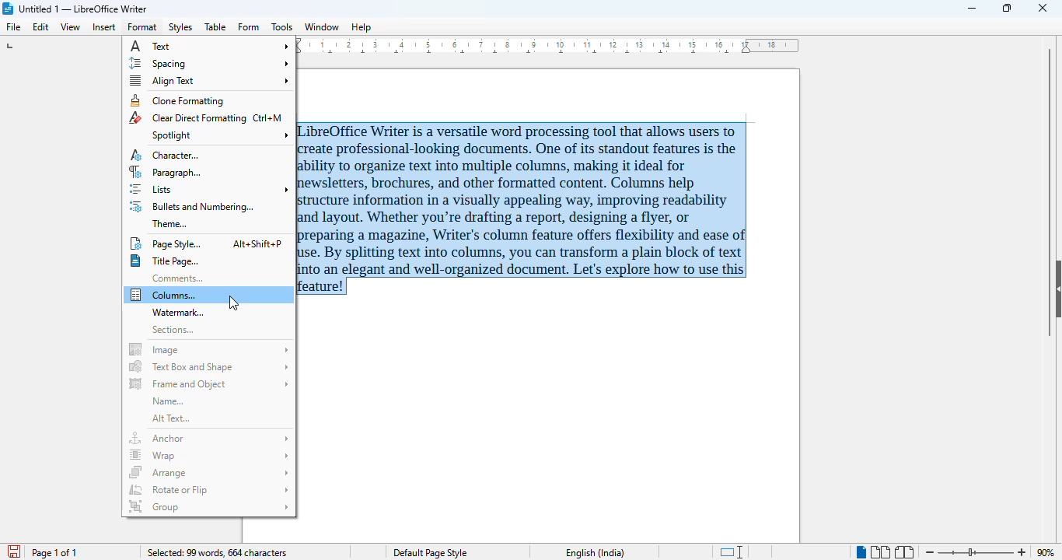 The image size is (1062, 560). What do you see at coordinates (209, 295) in the screenshot?
I see `columns` at bounding box center [209, 295].